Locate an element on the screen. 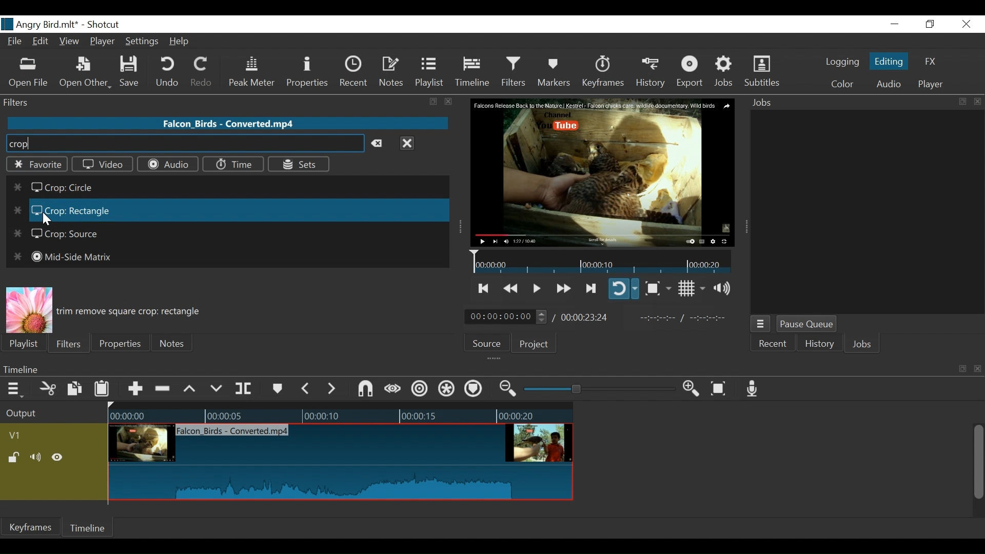  Toggle player looping is located at coordinates (623, 288).